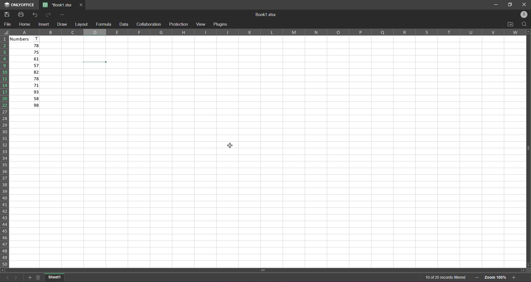 The image size is (531, 282). Describe the element at coordinates (38, 277) in the screenshot. I see `List of sheet` at that location.